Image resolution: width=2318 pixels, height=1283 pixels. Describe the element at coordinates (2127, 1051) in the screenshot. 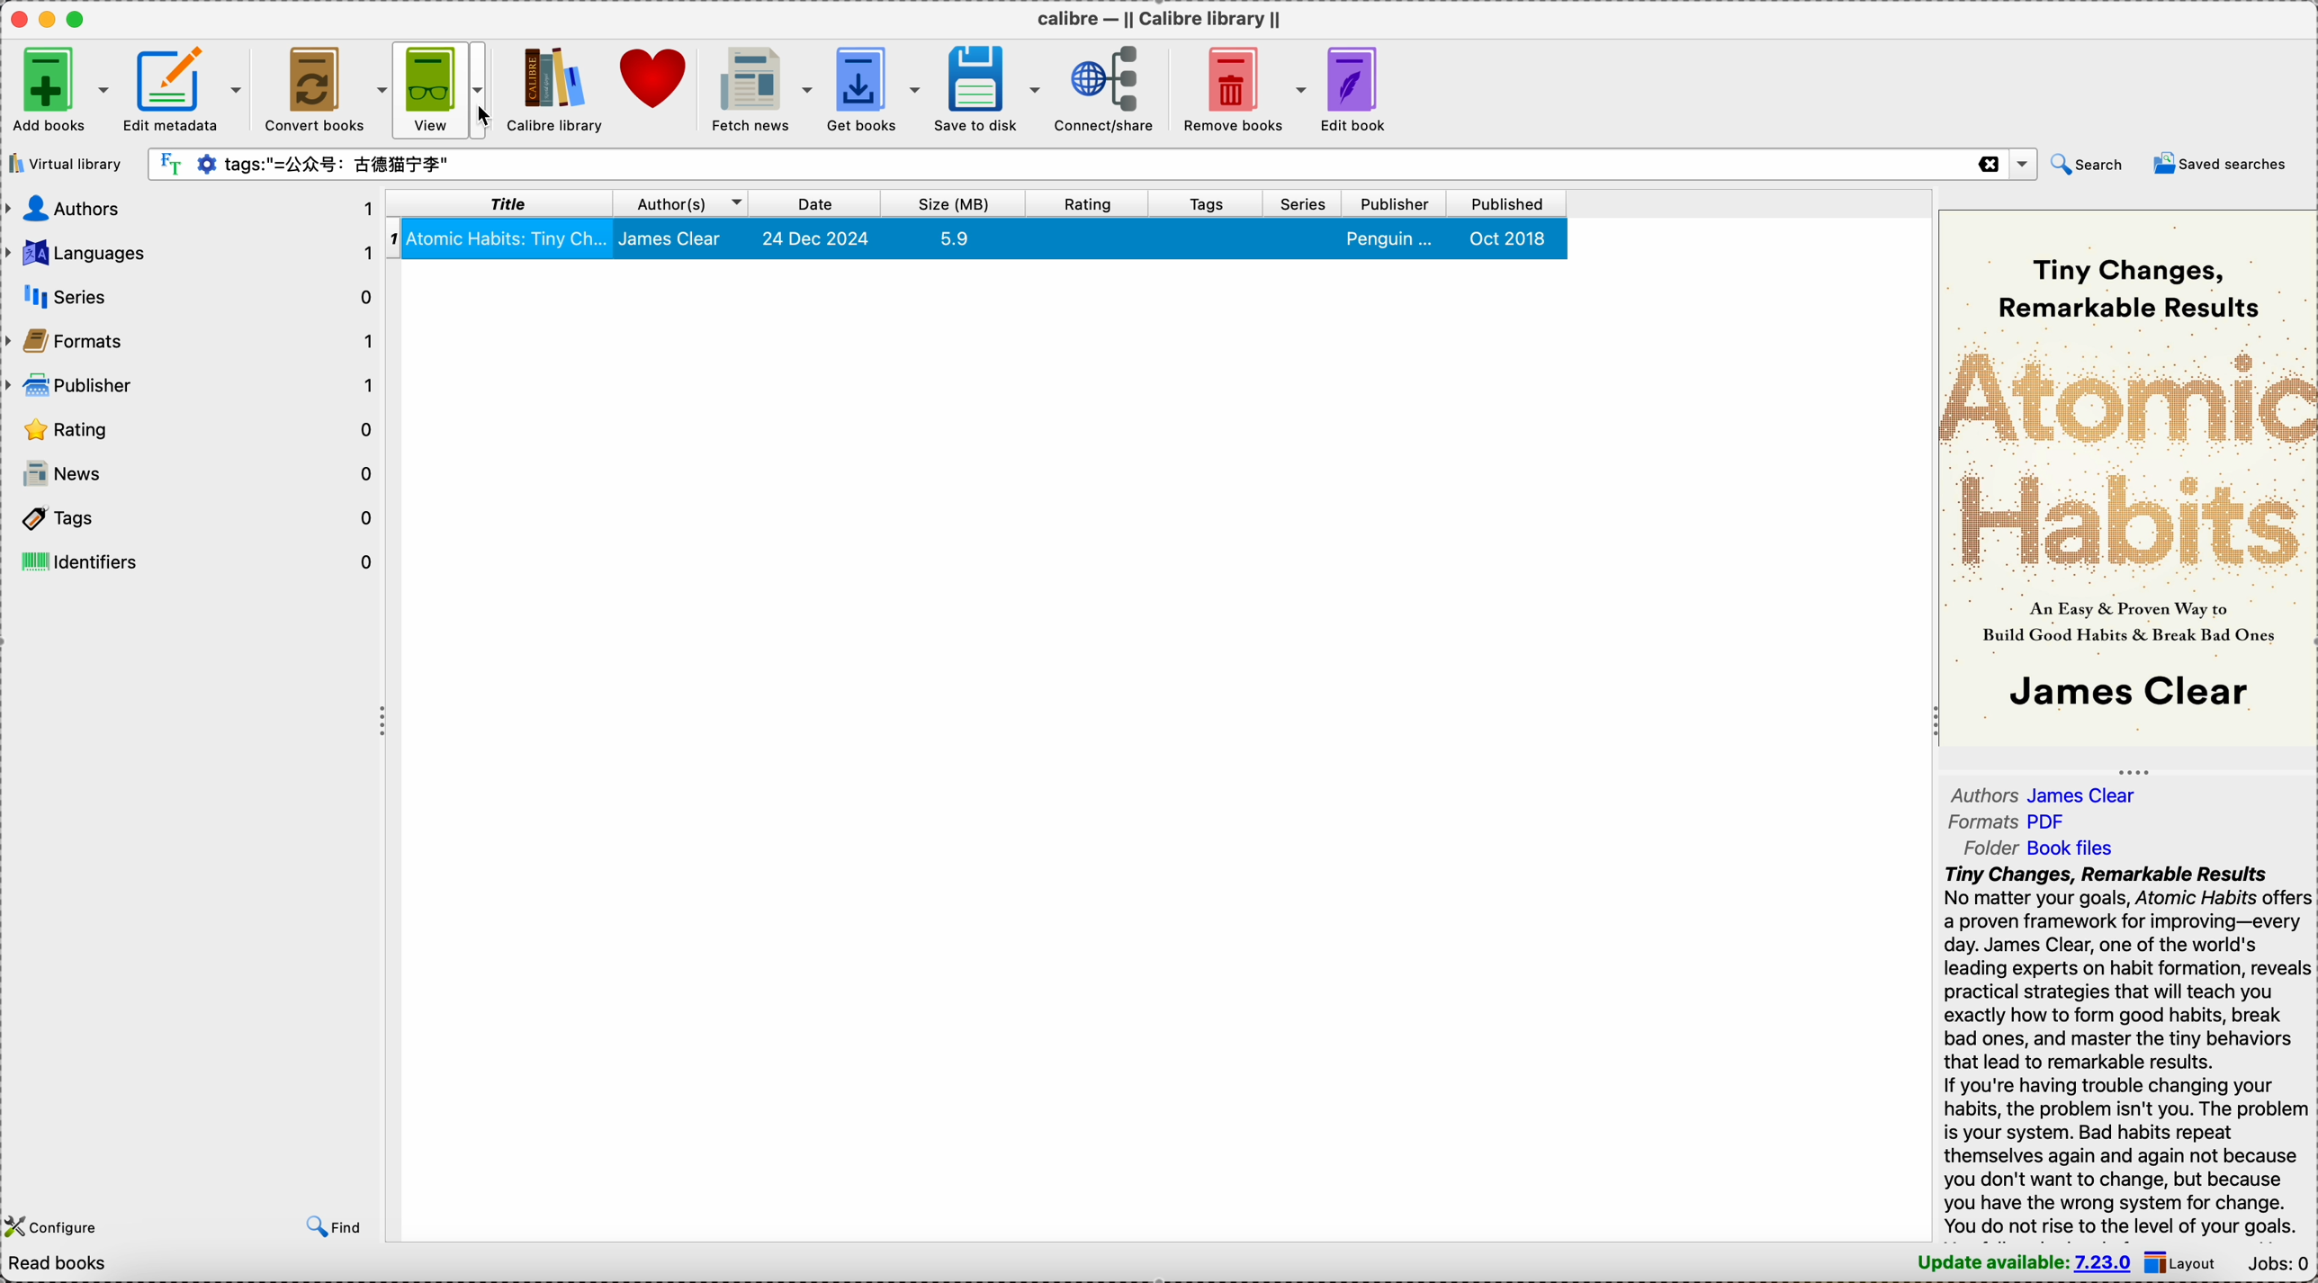

I see `synopsis` at that location.